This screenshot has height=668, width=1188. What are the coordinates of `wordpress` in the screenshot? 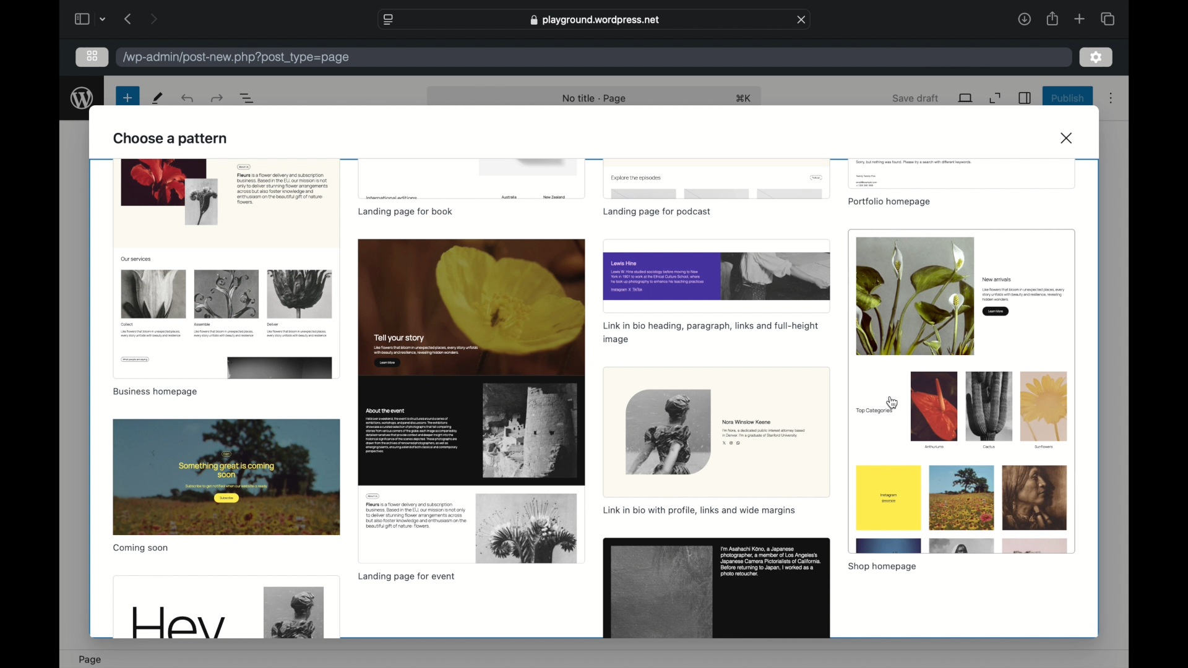 It's located at (82, 98).